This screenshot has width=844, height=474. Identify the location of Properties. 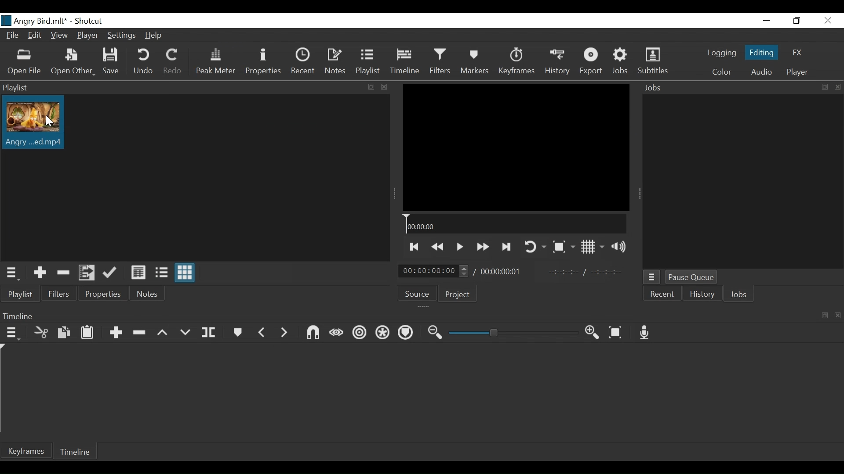
(264, 61).